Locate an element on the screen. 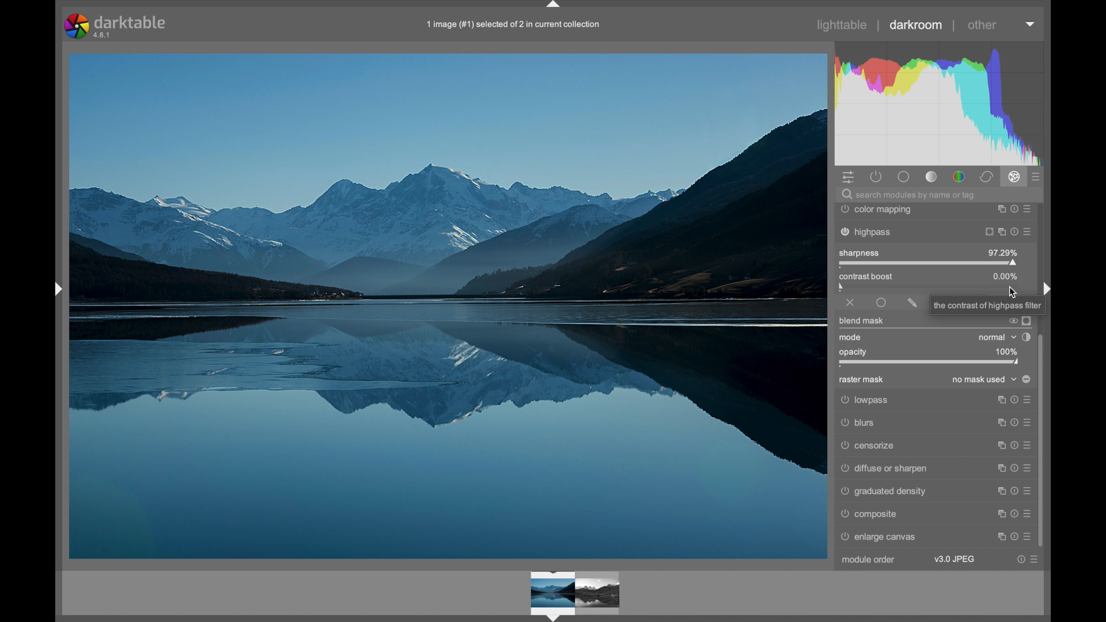  darktable is located at coordinates (116, 26).